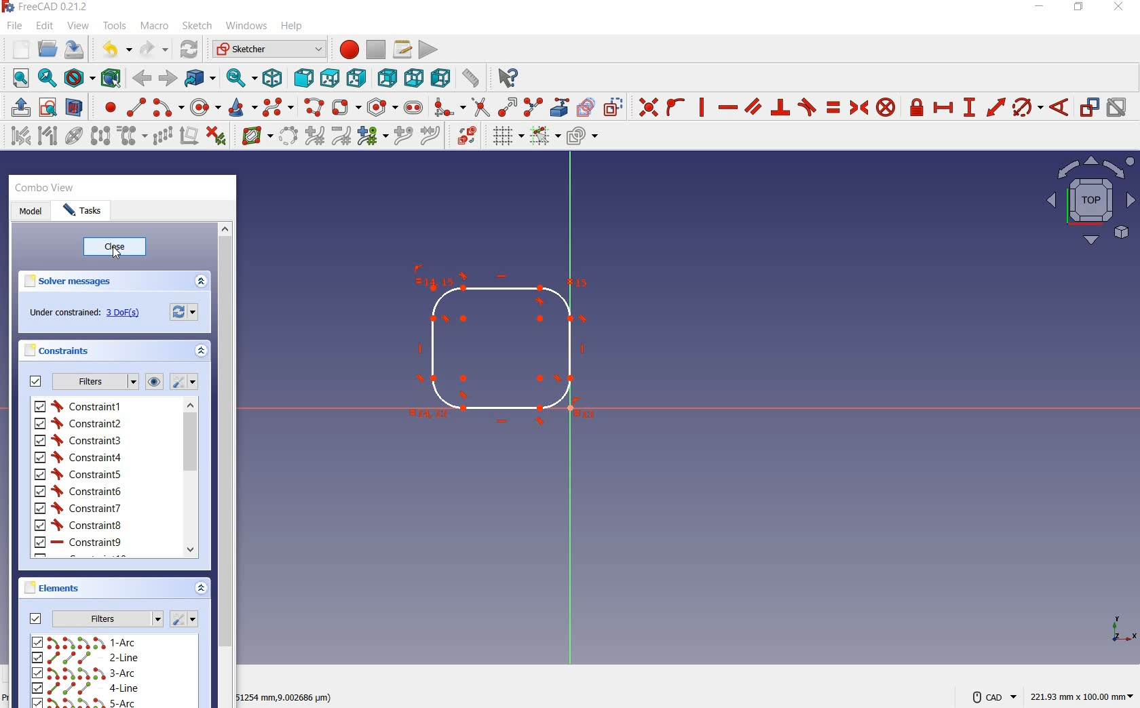 Image resolution: width=1140 pixels, height=708 pixels. I want to click on create slot, so click(414, 109).